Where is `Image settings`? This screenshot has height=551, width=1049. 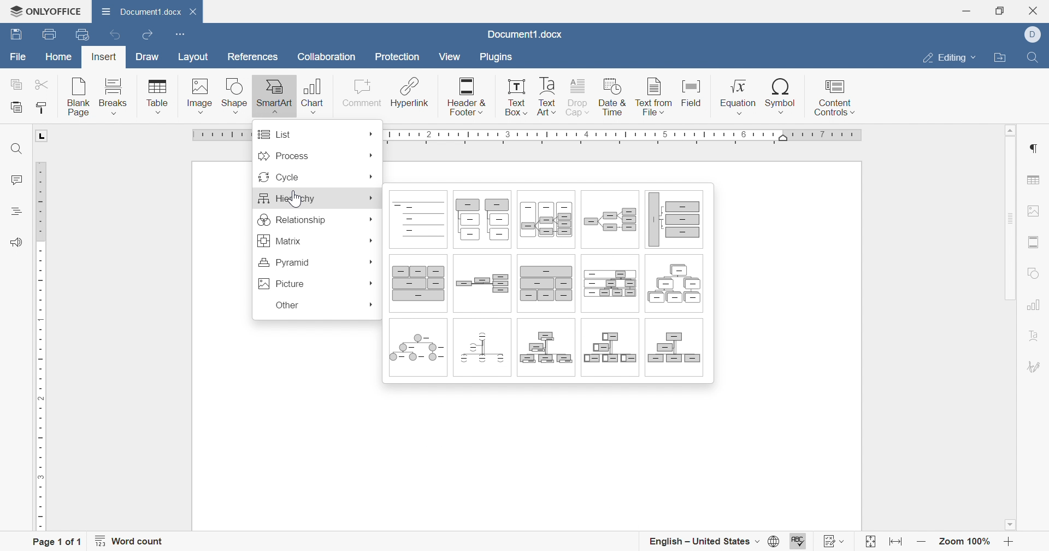 Image settings is located at coordinates (1034, 210).